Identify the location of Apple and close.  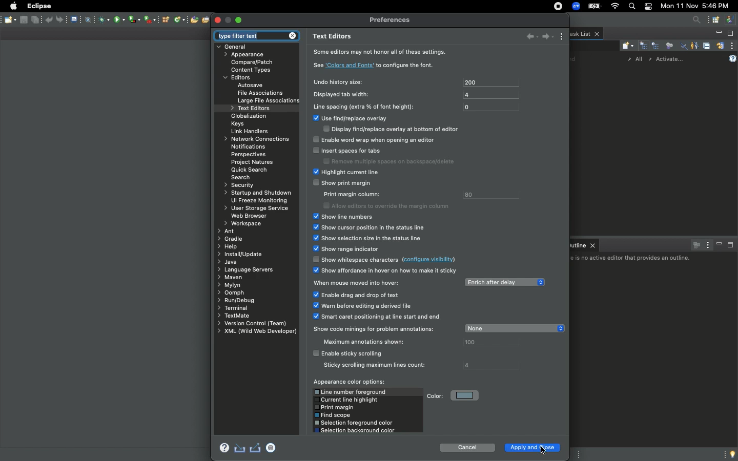
(533, 448).